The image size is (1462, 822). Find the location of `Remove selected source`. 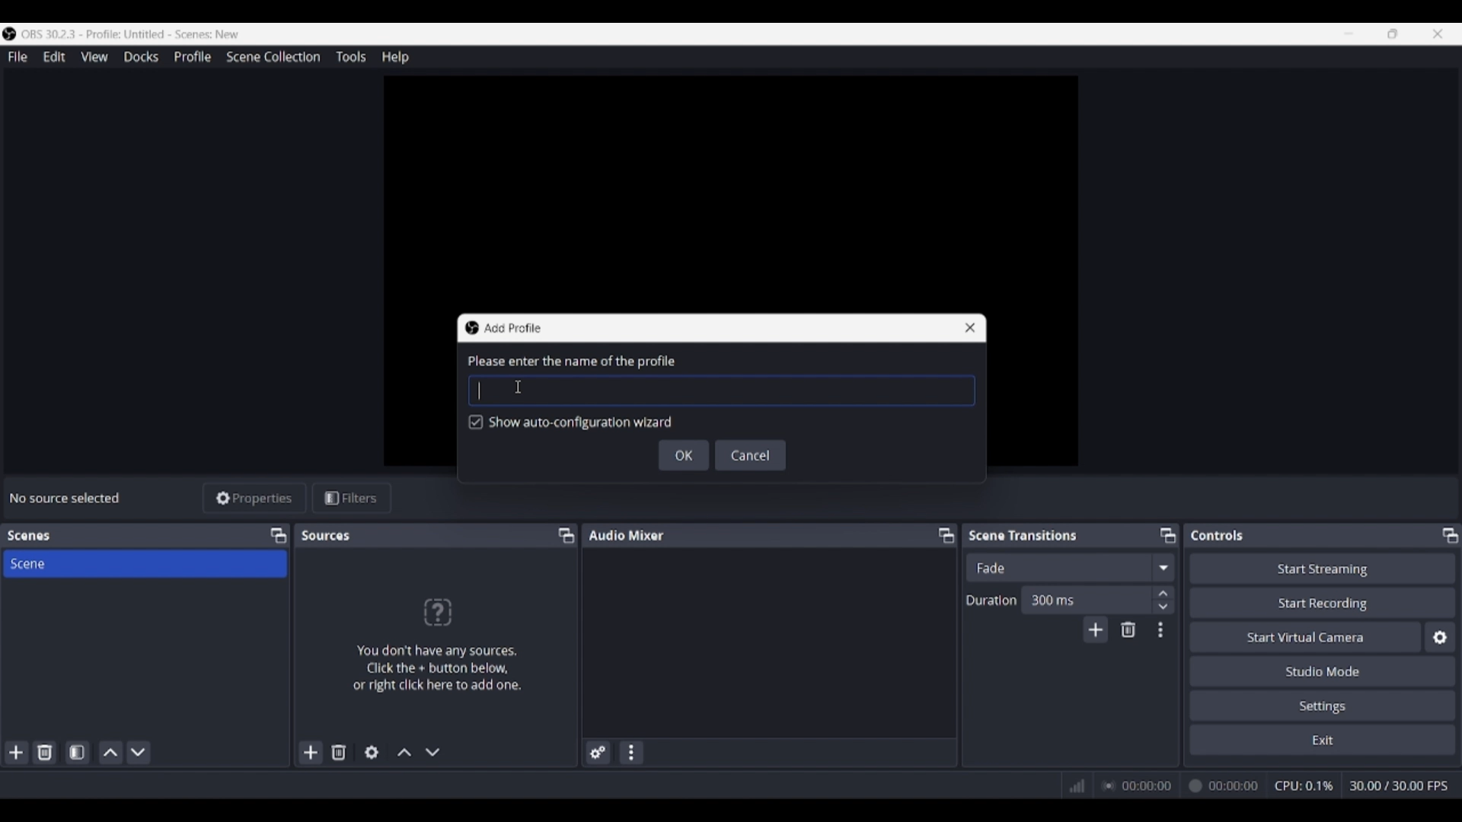

Remove selected source is located at coordinates (339, 752).